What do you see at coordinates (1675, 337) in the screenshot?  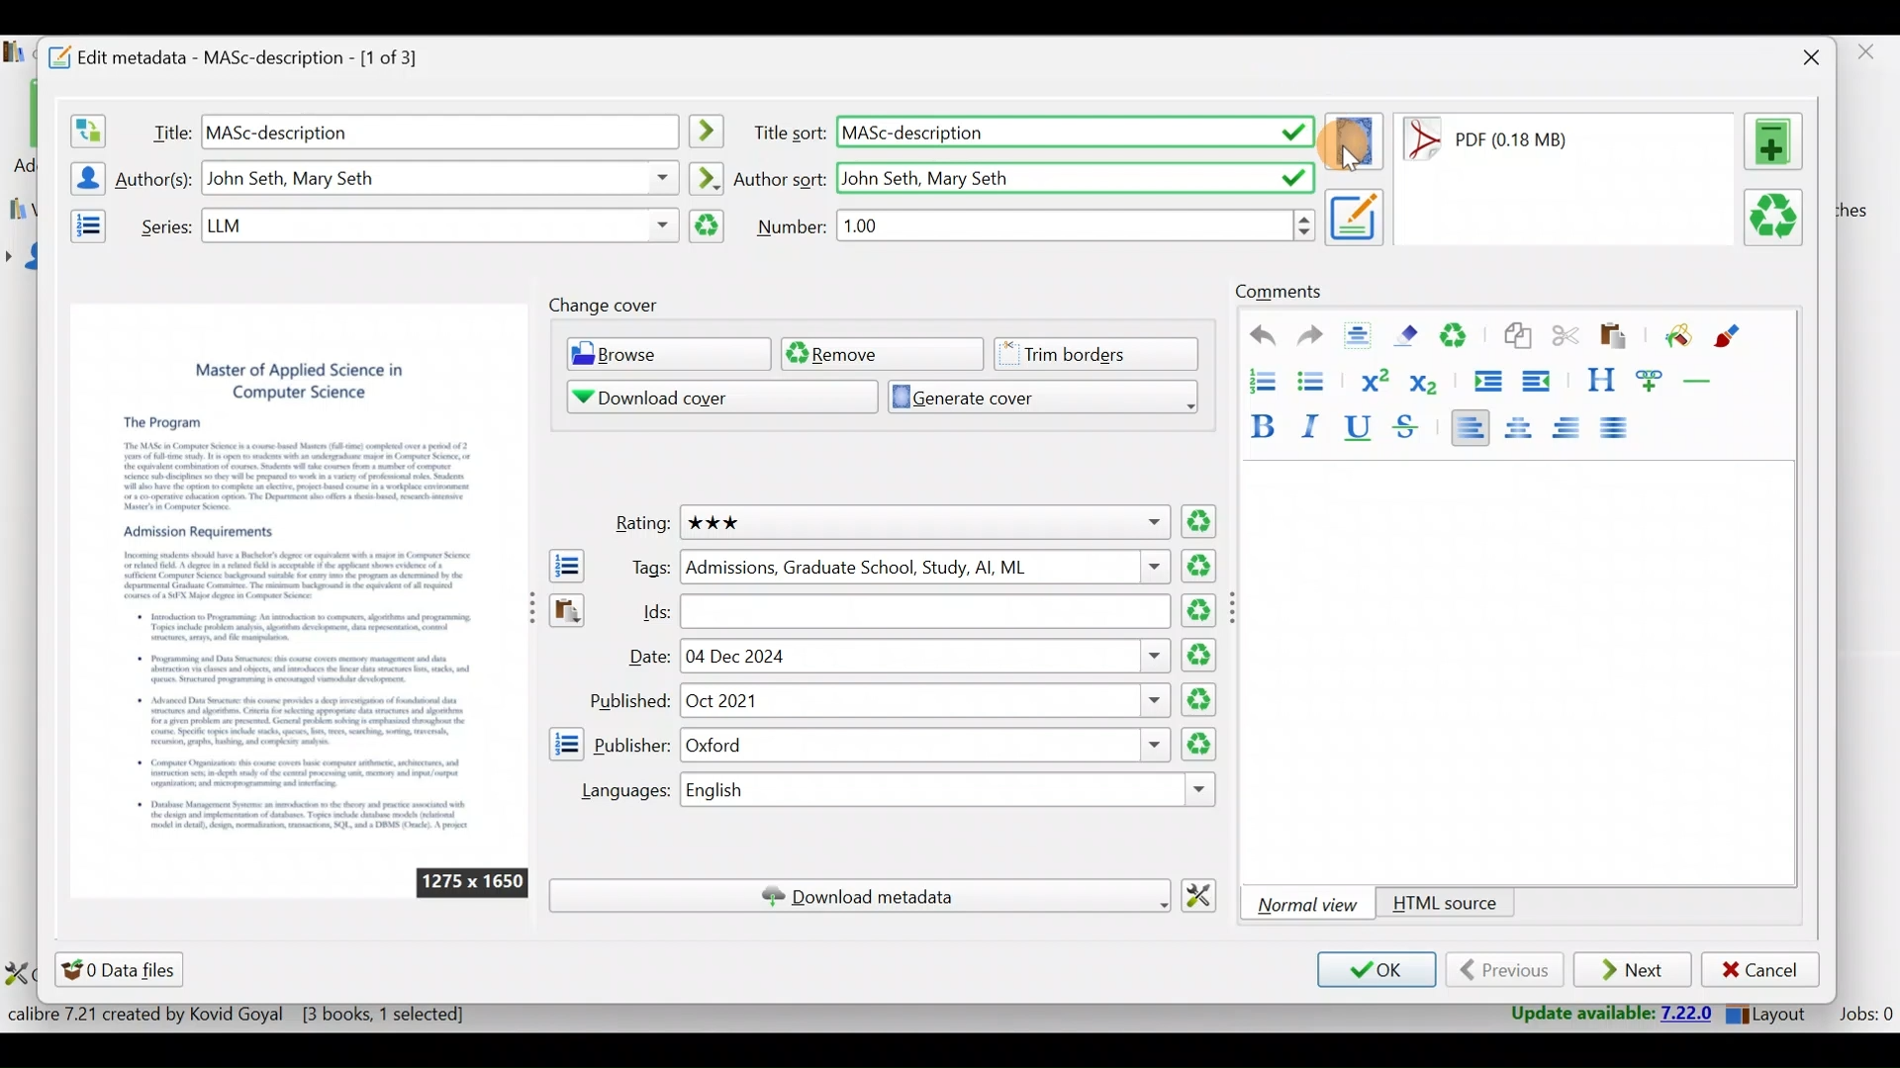 I see `Background colour` at bounding box center [1675, 337].